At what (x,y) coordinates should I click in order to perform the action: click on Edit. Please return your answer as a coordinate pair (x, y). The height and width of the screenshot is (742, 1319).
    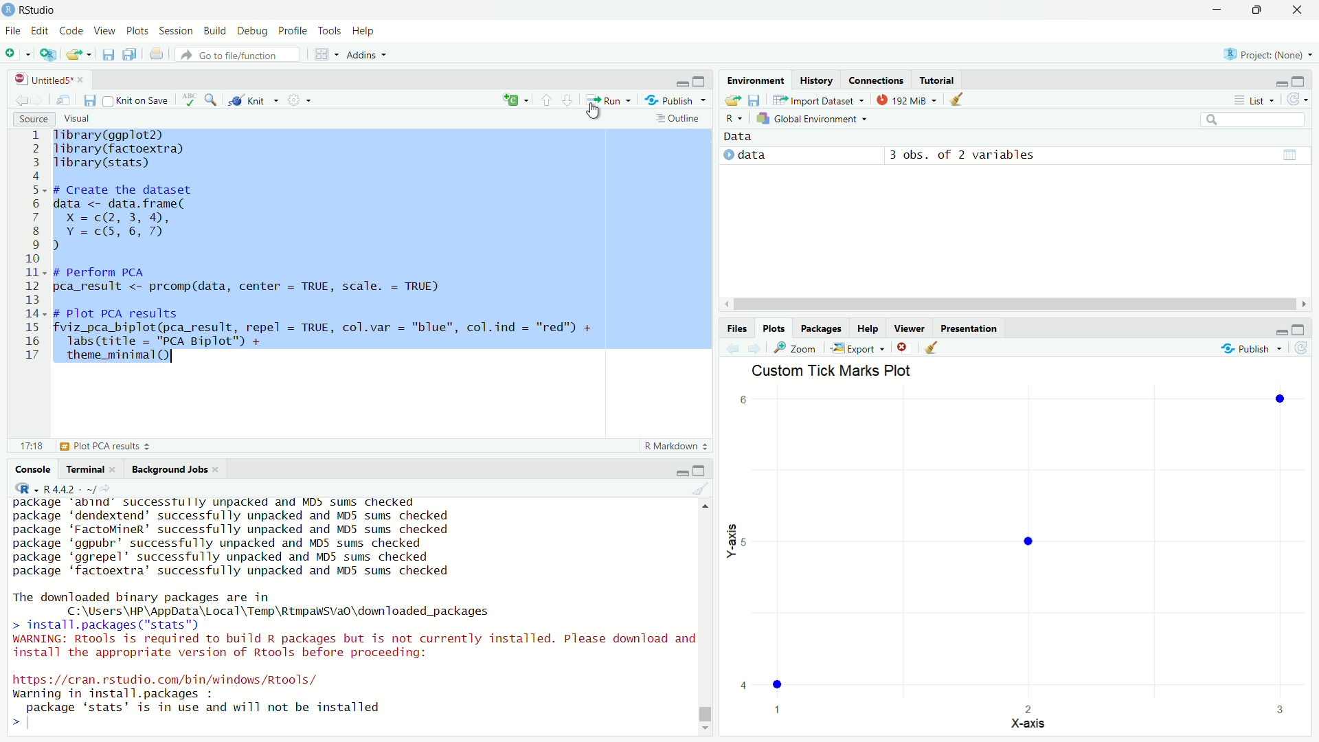
    Looking at the image, I should click on (41, 32).